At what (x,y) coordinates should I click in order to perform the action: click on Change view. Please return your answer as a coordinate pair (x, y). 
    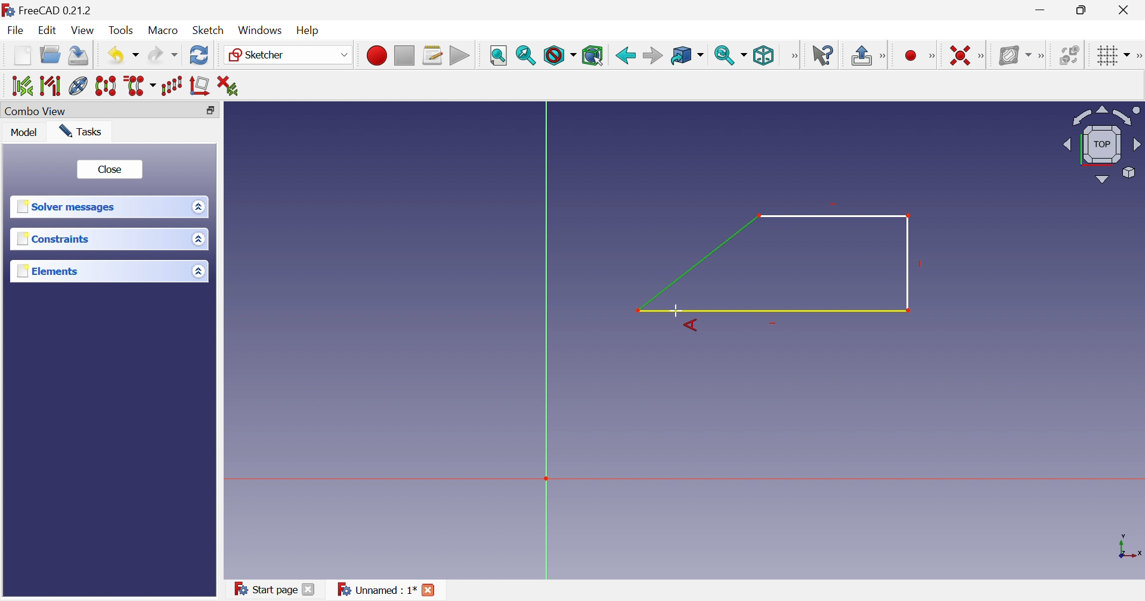
    Looking at the image, I should click on (210, 110).